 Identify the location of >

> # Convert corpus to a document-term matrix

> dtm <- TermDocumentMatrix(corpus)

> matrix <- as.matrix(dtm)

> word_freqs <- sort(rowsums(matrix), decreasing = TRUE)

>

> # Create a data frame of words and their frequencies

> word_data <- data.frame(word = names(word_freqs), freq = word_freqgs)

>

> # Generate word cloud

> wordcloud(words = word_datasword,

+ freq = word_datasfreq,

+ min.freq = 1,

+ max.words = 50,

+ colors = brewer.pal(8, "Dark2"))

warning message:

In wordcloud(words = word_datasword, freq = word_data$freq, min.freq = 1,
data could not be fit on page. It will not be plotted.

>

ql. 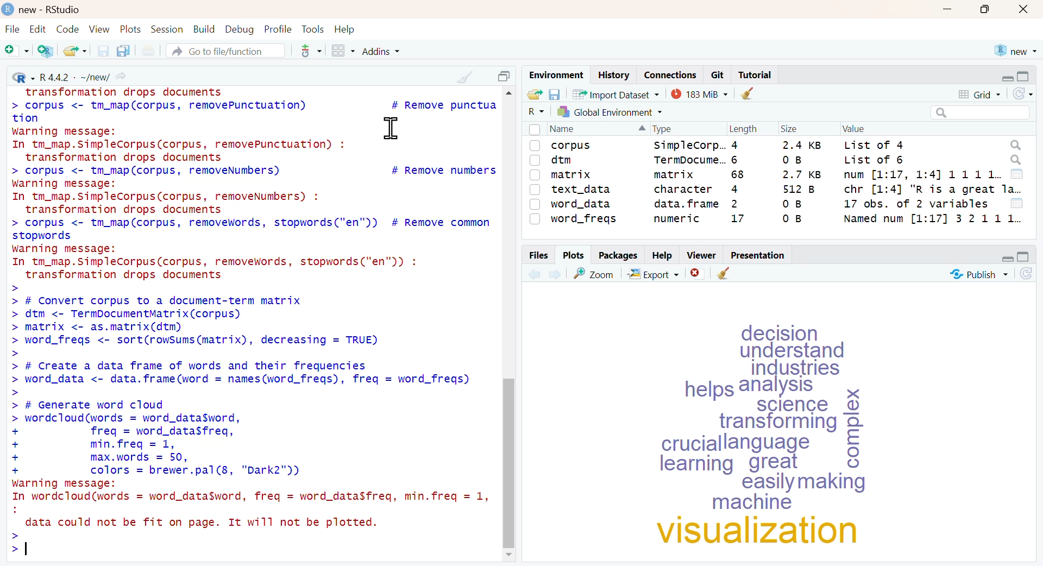
(250, 421).